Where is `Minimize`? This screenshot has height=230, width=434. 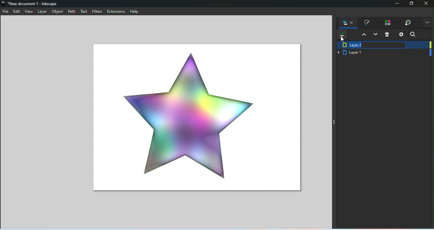 Minimize is located at coordinates (396, 4).